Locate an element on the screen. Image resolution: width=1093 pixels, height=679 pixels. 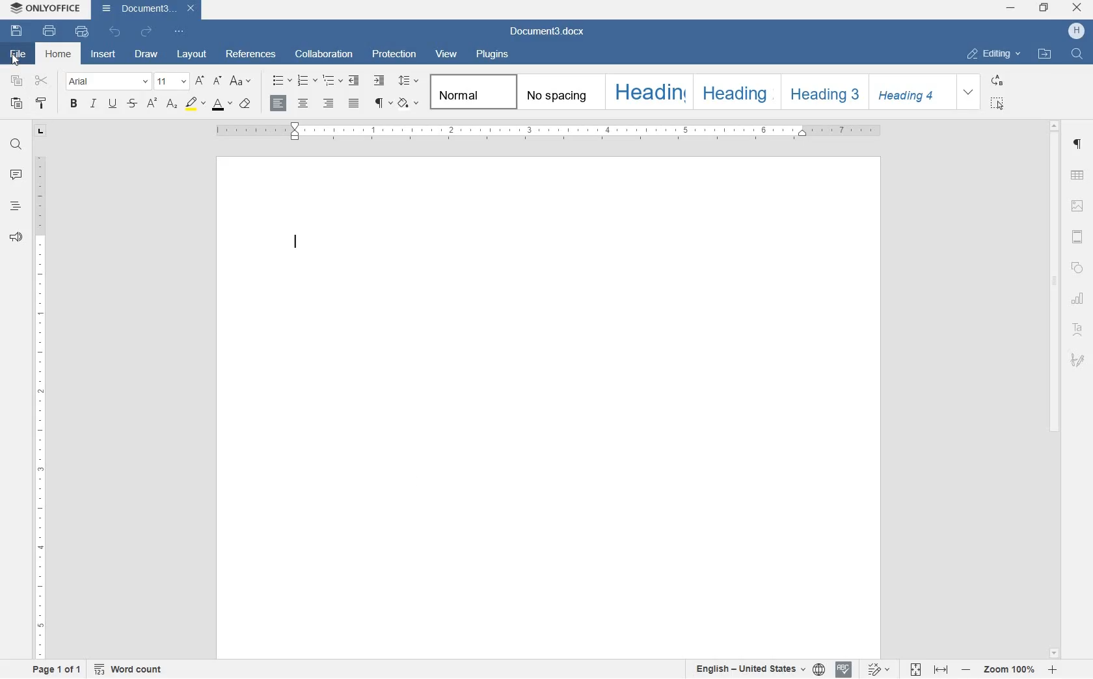
table settings is located at coordinates (1077, 175).